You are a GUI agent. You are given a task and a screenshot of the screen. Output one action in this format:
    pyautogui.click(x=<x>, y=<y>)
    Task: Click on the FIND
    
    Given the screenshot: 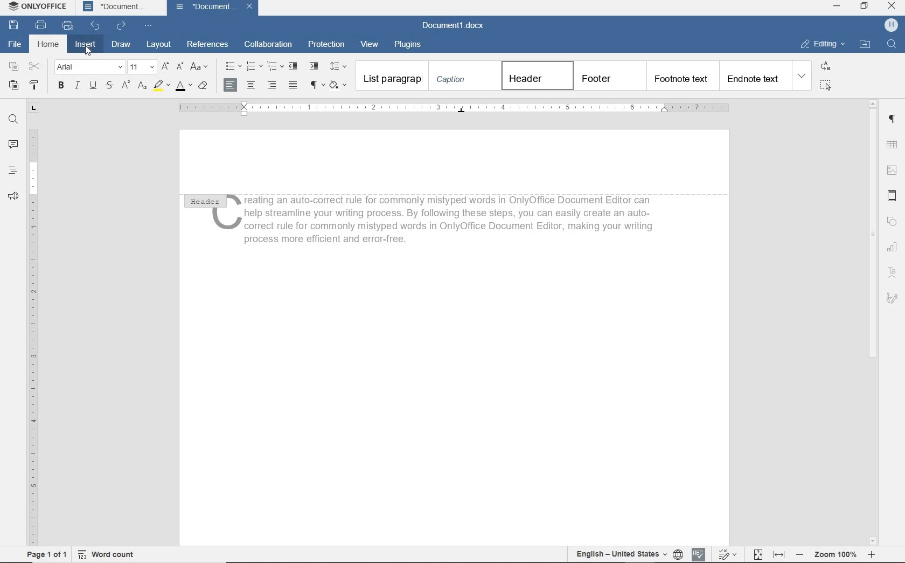 What is the action you would take?
    pyautogui.click(x=12, y=119)
    